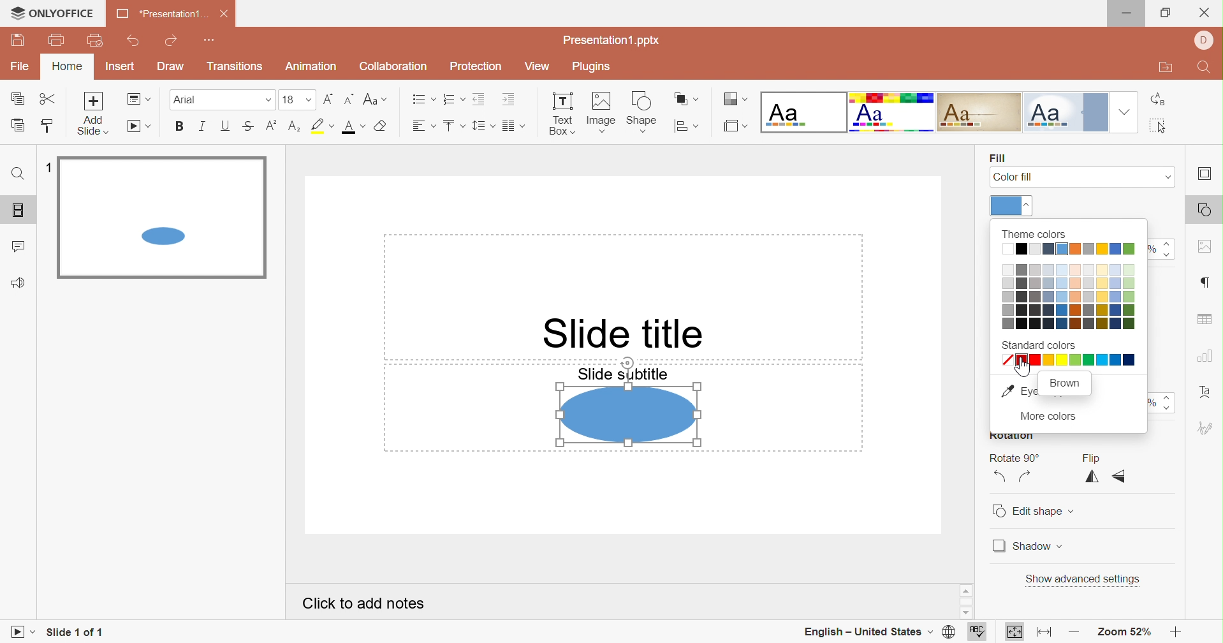 This screenshot has width=1223, height=643. What do you see at coordinates (562, 115) in the screenshot?
I see `Text Box` at bounding box center [562, 115].